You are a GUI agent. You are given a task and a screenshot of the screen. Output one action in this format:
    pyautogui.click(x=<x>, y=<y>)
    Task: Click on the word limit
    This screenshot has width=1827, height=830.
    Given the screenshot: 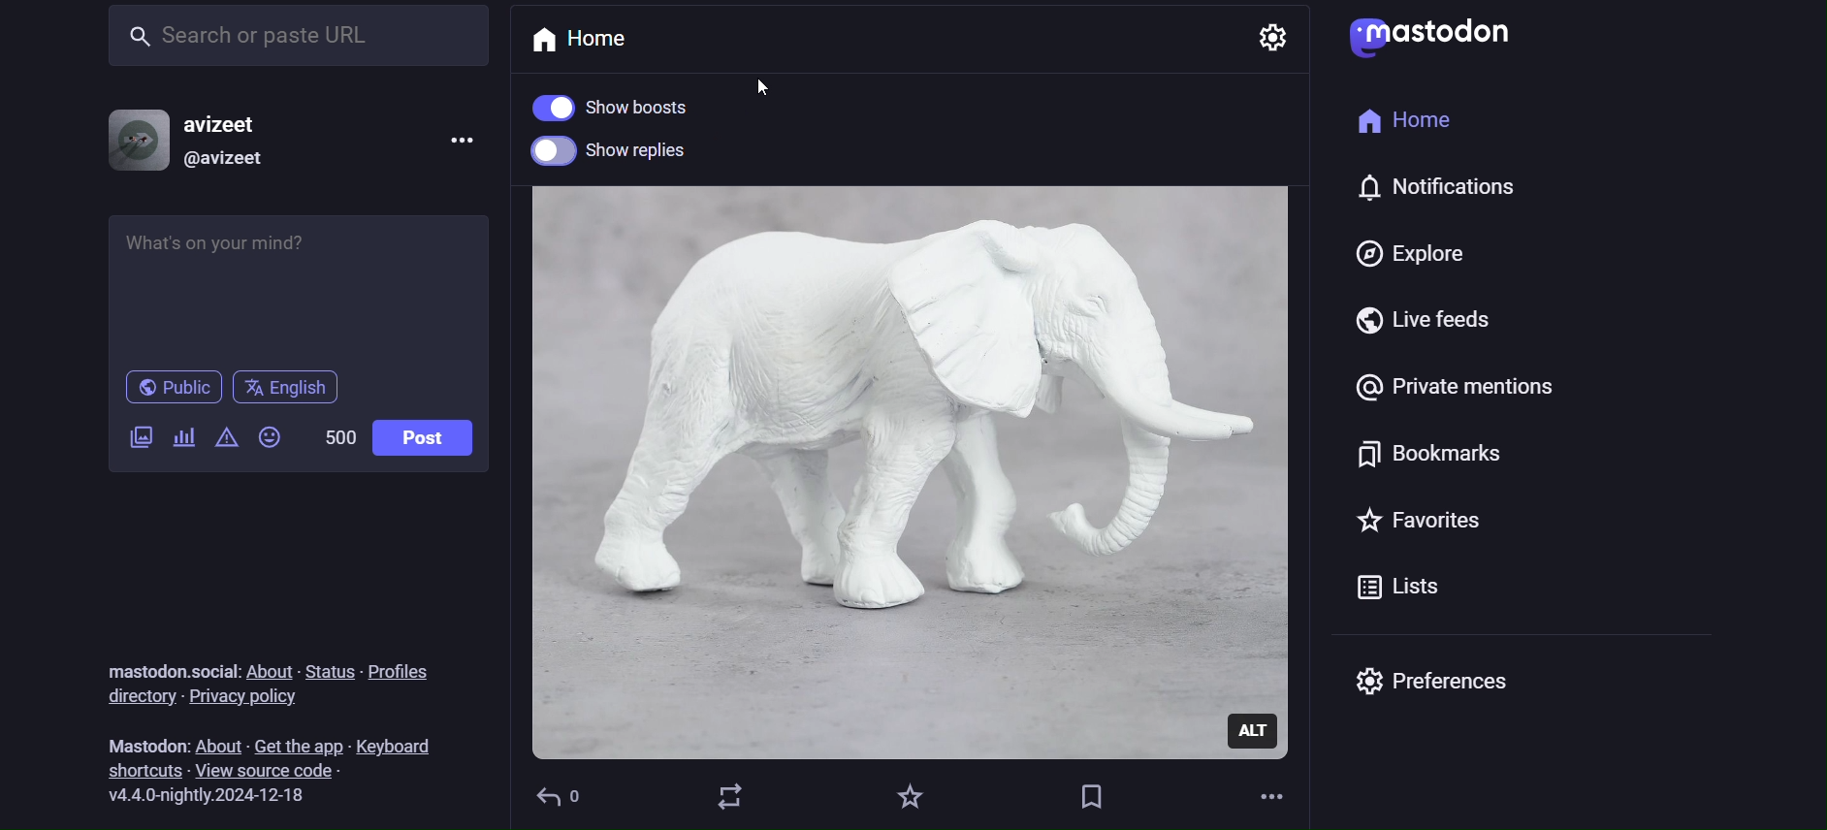 What is the action you would take?
    pyautogui.click(x=337, y=433)
    